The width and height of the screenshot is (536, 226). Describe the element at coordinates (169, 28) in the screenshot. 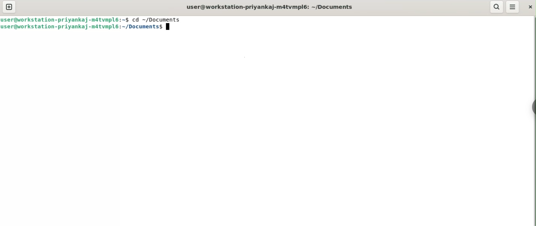

I see `cursor` at that location.